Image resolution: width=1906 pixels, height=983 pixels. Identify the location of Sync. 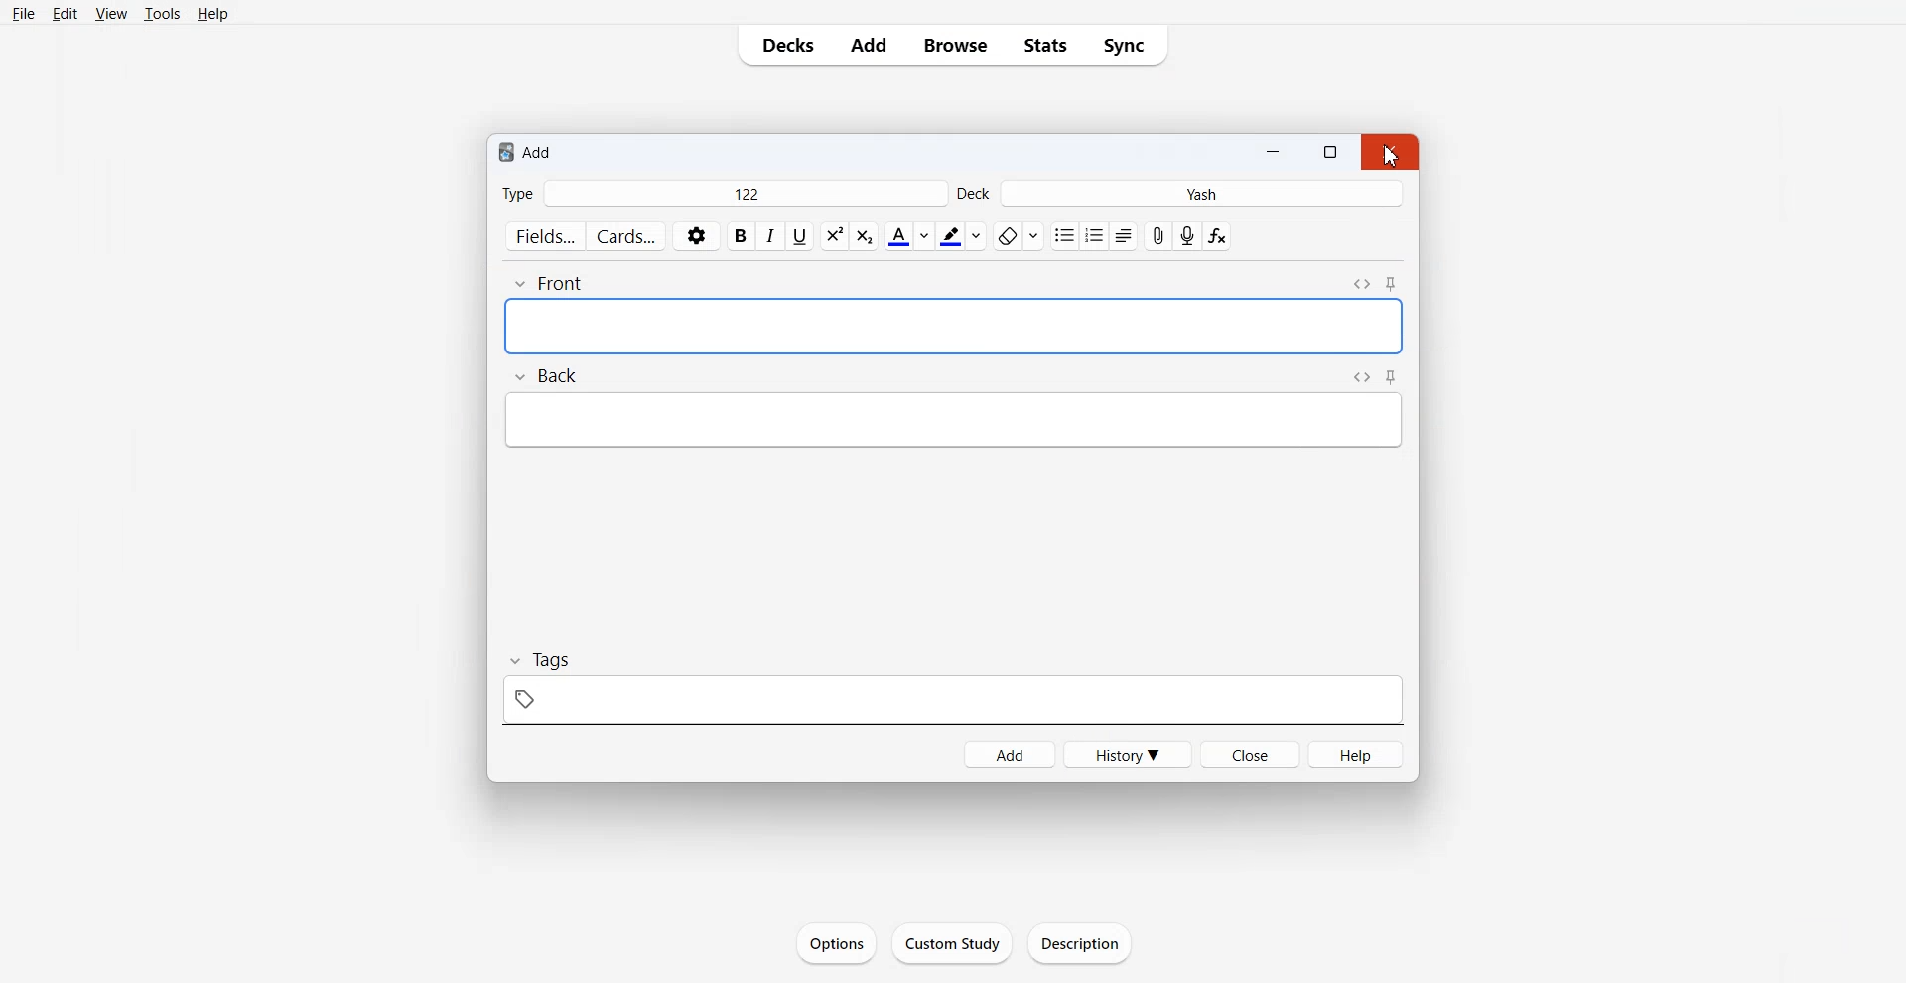
(1125, 45).